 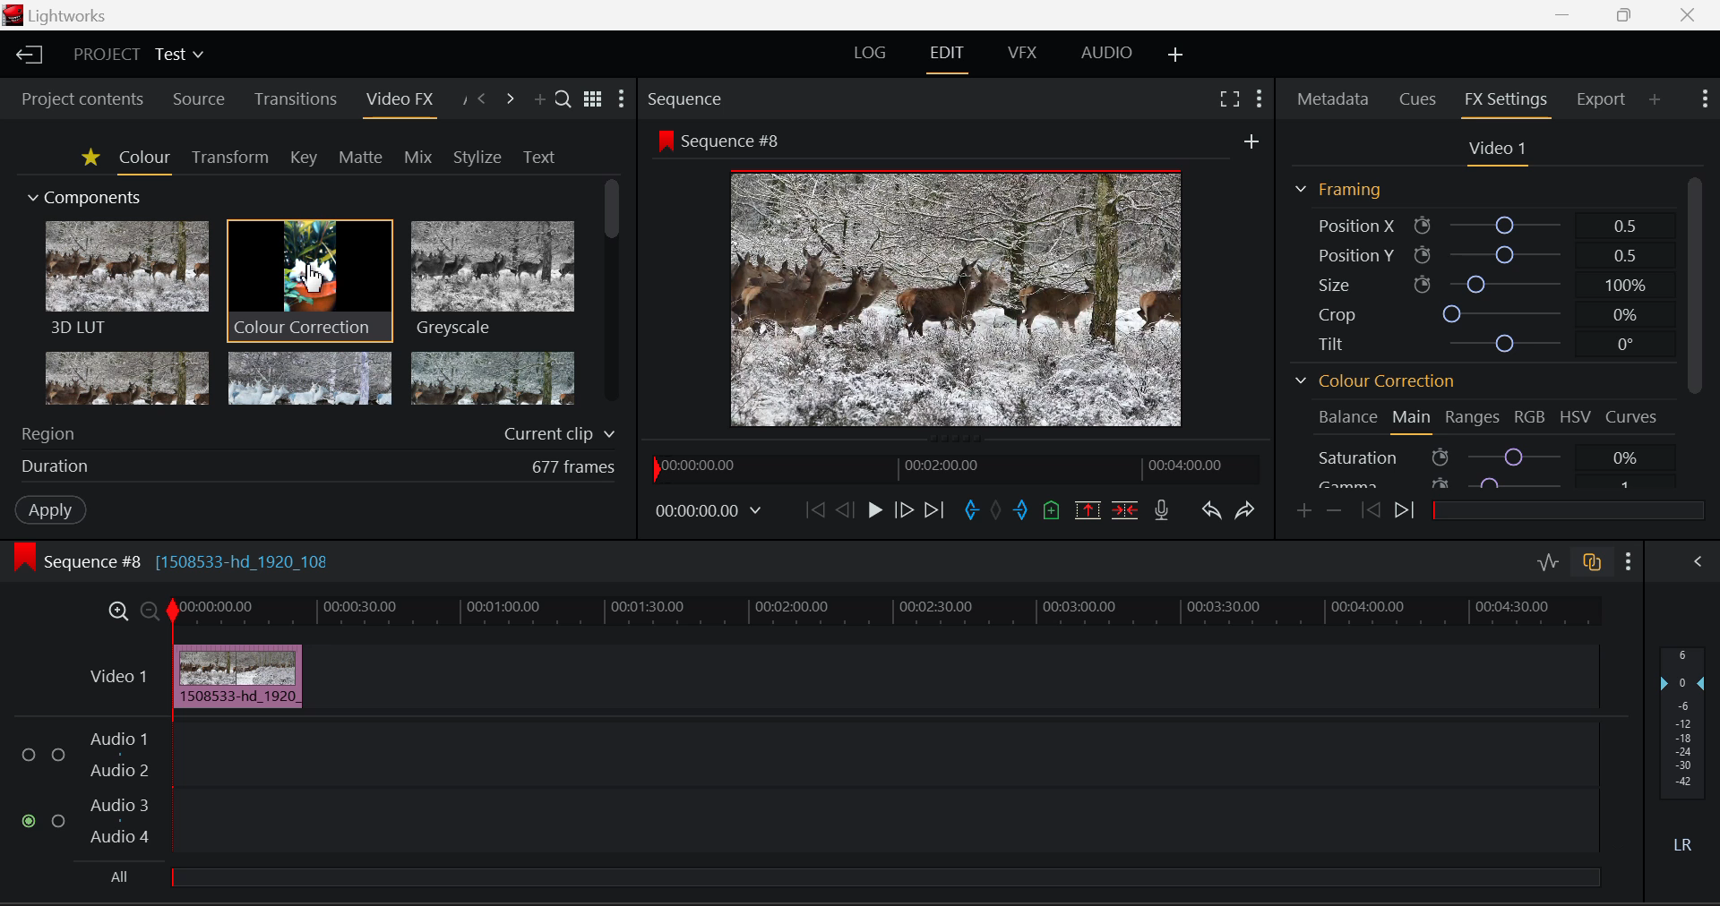 What do you see at coordinates (1505, 101) in the screenshot?
I see `FX Settings Open` at bounding box center [1505, 101].